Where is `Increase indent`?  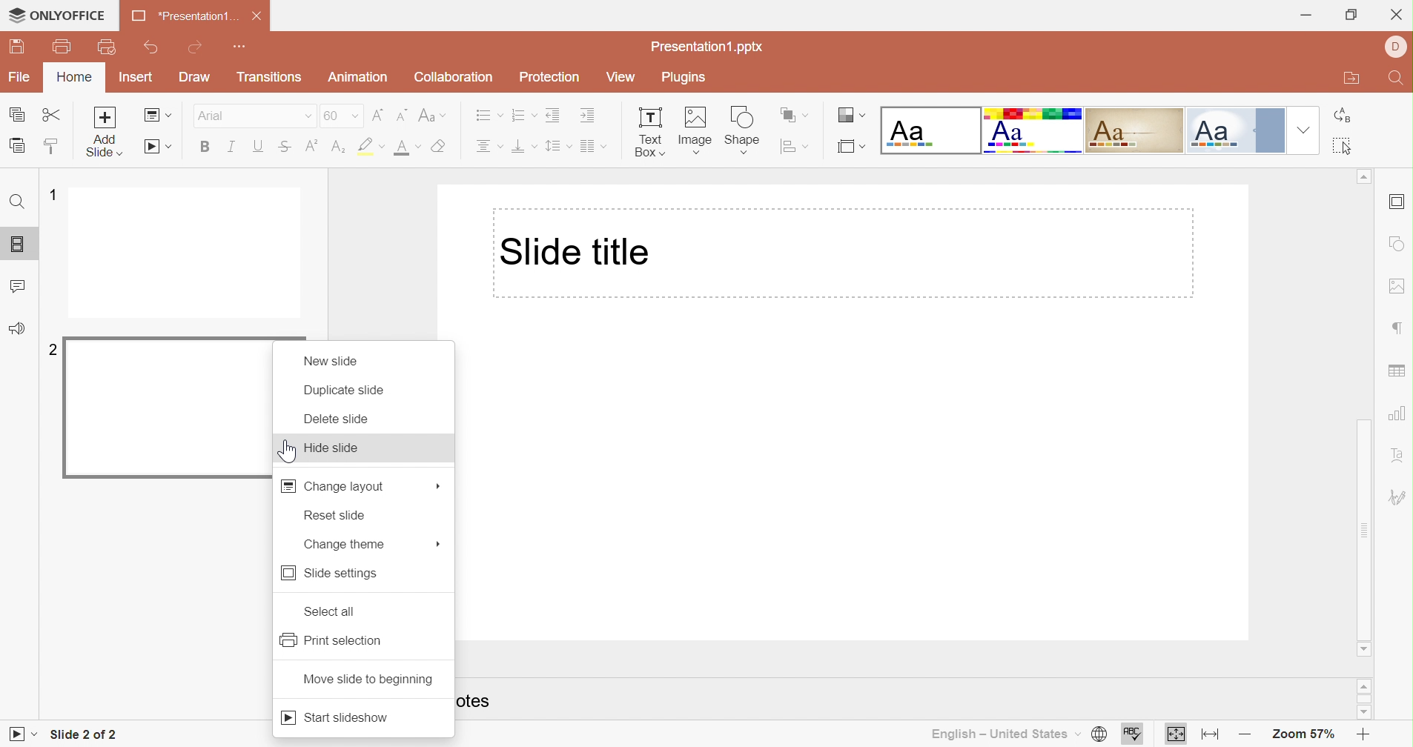 Increase indent is located at coordinates (586, 116).